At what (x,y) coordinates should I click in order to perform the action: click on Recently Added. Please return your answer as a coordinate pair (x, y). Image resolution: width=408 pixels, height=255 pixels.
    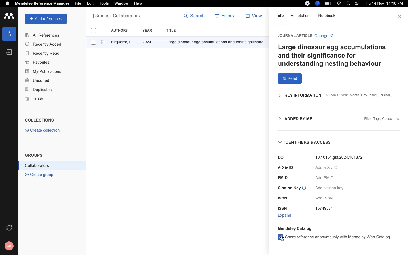
    Looking at the image, I should click on (45, 44).